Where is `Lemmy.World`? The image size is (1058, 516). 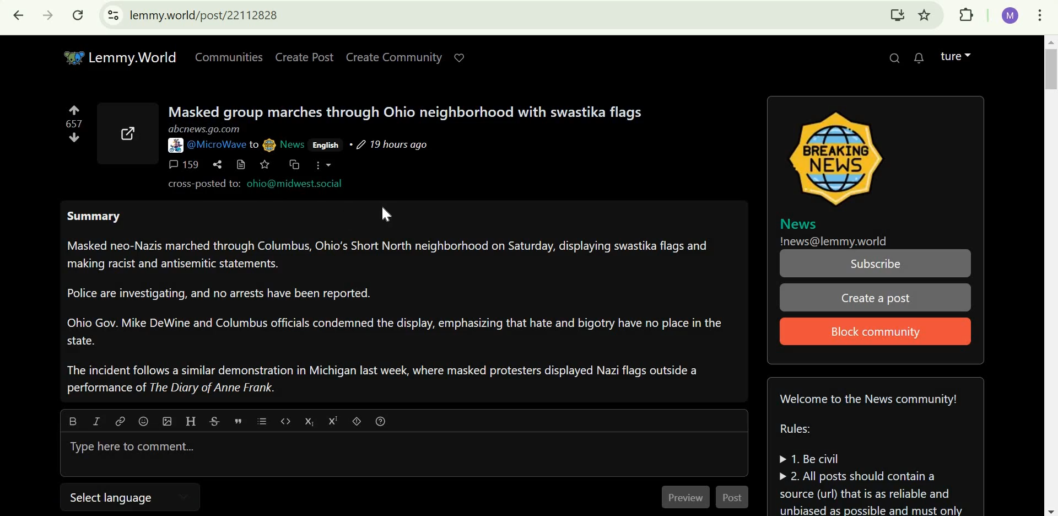
Lemmy.World is located at coordinates (120, 56).